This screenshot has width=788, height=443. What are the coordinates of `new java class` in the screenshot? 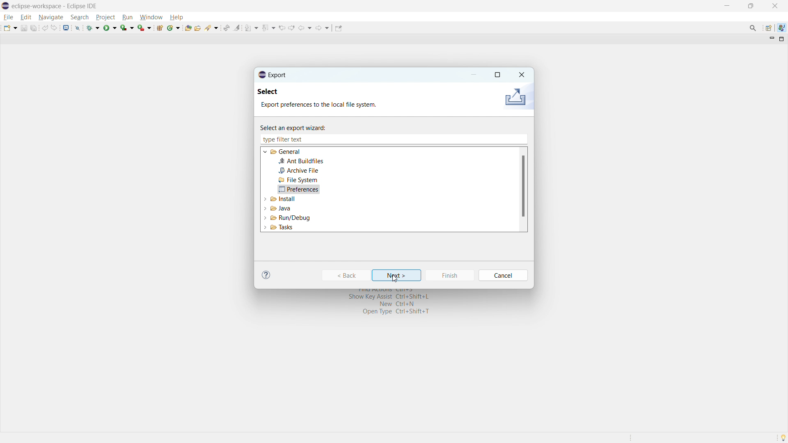 It's located at (174, 28).